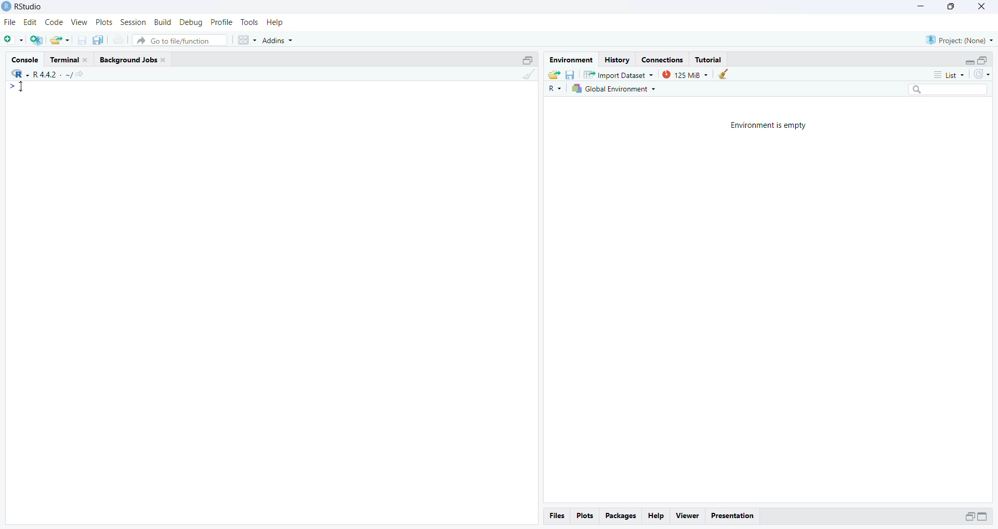 This screenshot has width=998, height=529. I want to click on Project: (None), so click(961, 39).